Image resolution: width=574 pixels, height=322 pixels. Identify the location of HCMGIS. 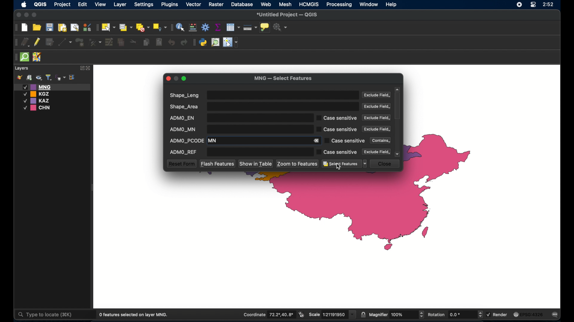
(309, 4).